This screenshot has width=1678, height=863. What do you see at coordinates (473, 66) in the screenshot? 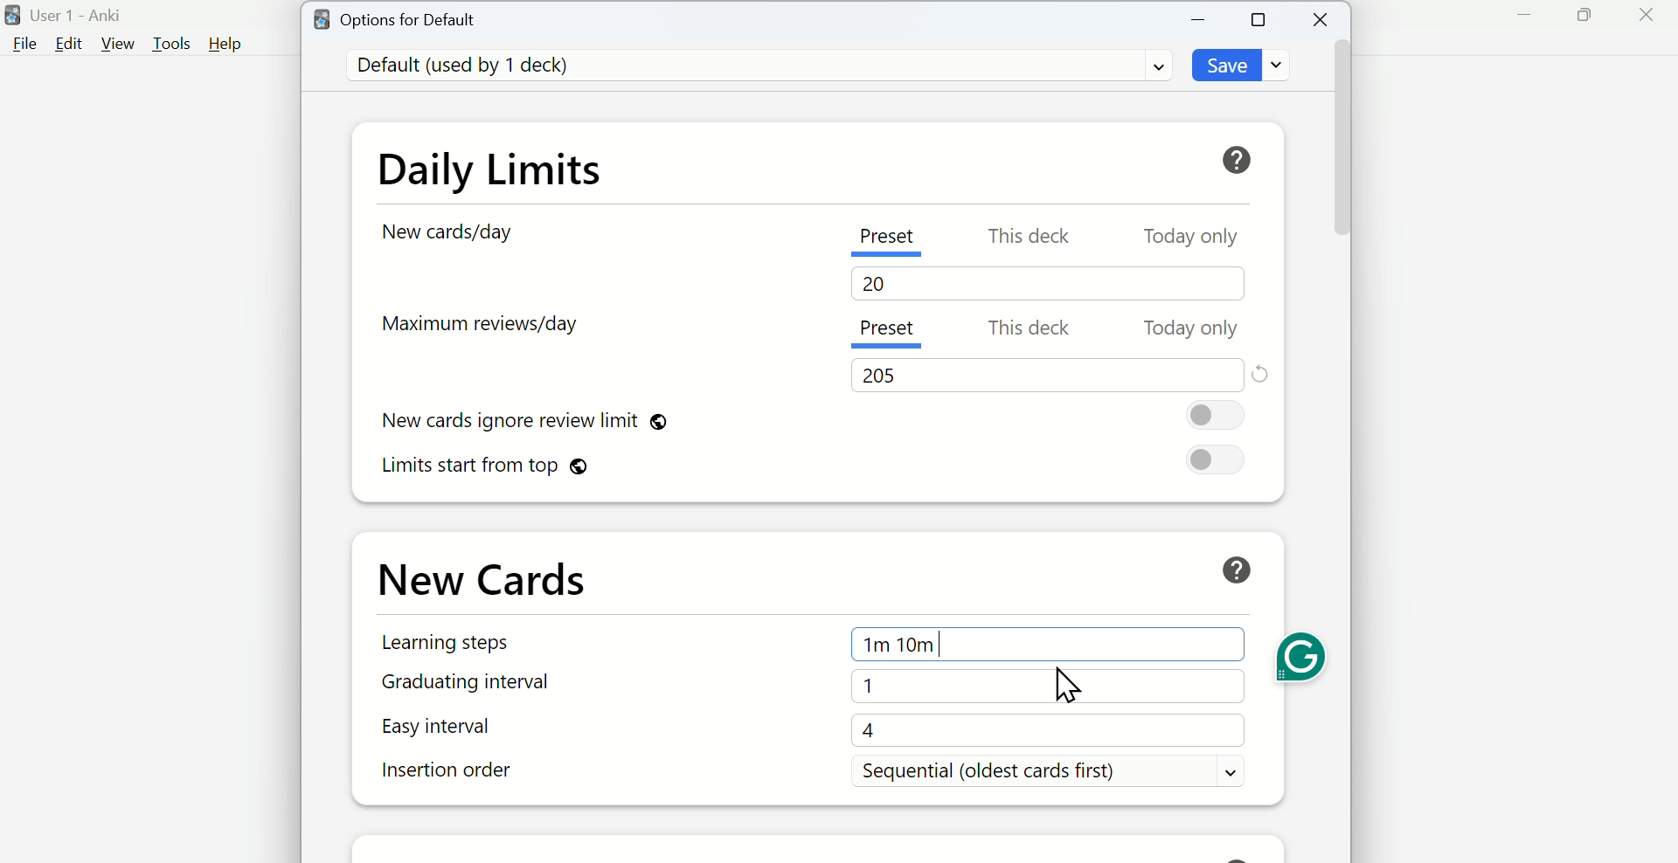
I see `Default (used by 1 deck)` at bounding box center [473, 66].